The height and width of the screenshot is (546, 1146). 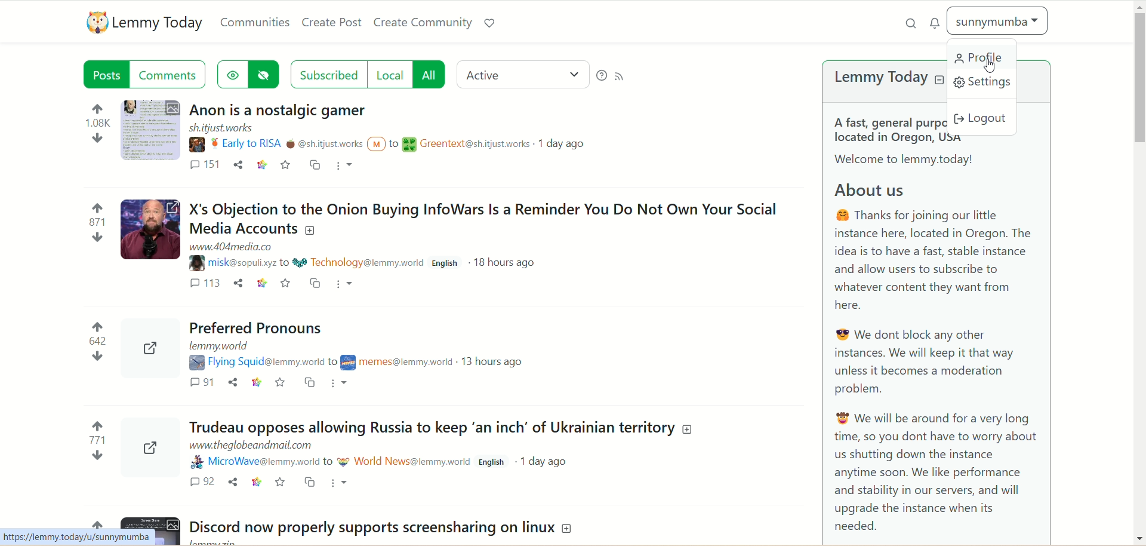 What do you see at coordinates (992, 68) in the screenshot?
I see `Pointer` at bounding box center [992, 68].